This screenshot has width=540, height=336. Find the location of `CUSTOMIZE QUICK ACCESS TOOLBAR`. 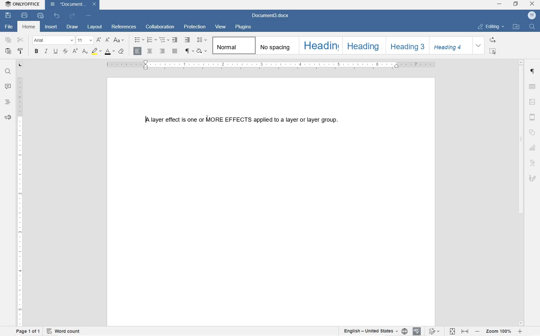

CUSTOMIZE QUICK ACCESS TOOLBAR is located at coordinates (89, 16).